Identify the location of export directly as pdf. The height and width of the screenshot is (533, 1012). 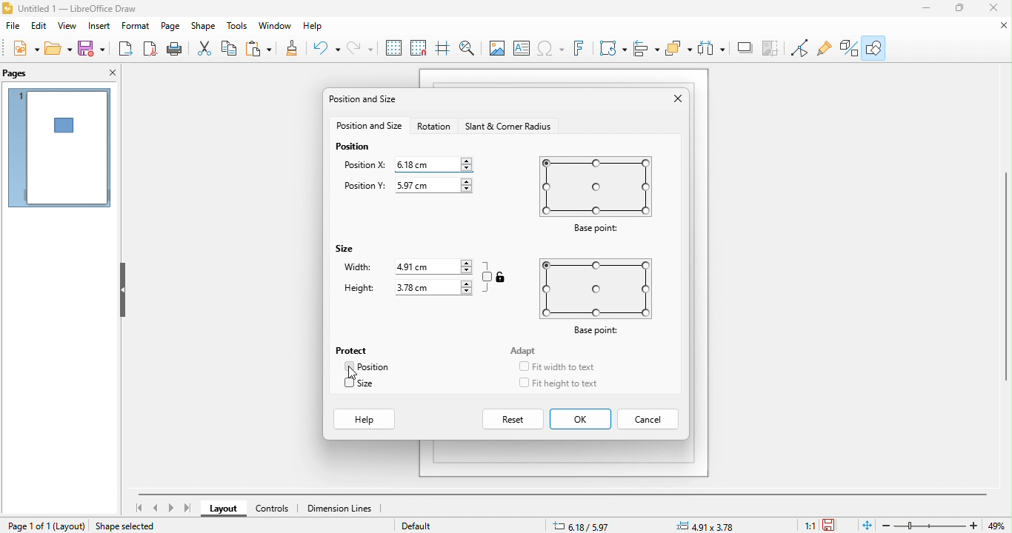
(147, 49).